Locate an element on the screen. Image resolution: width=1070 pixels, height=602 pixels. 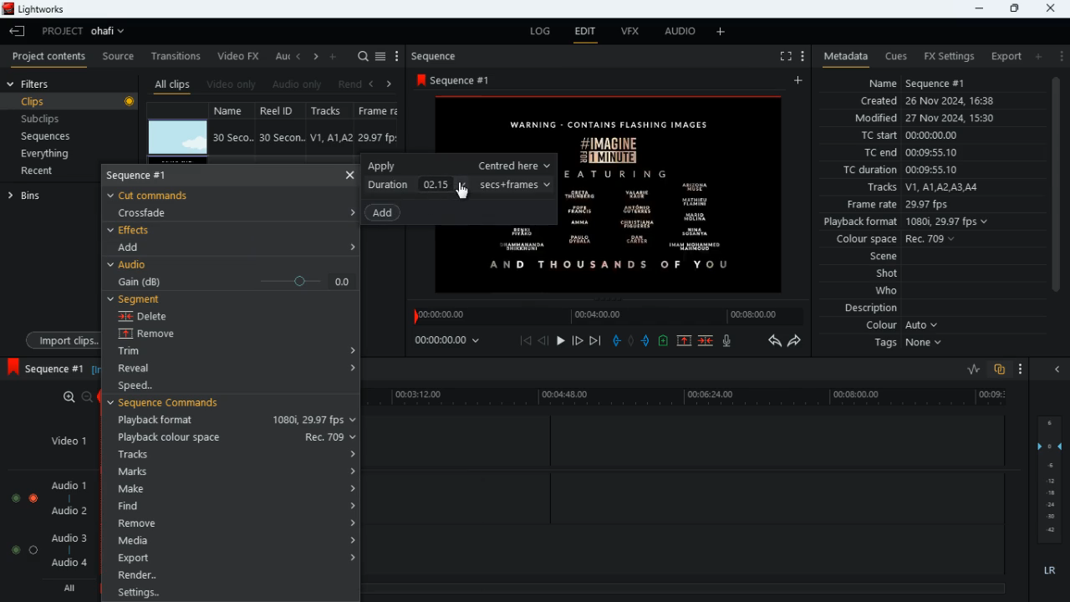
pull is located at coordinates (616, 340).